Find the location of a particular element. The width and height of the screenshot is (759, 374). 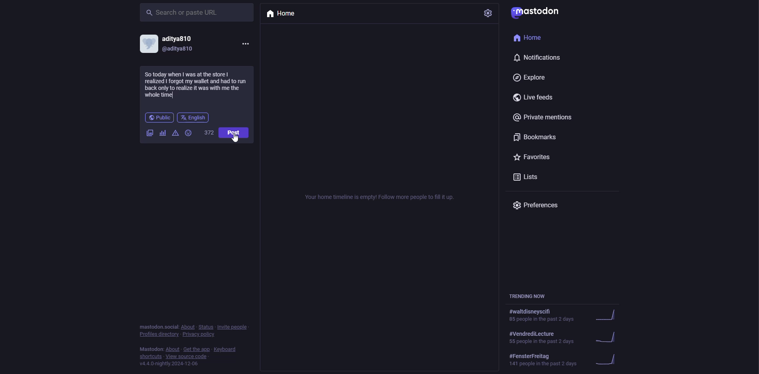

account is located at coordinates (170, 43).